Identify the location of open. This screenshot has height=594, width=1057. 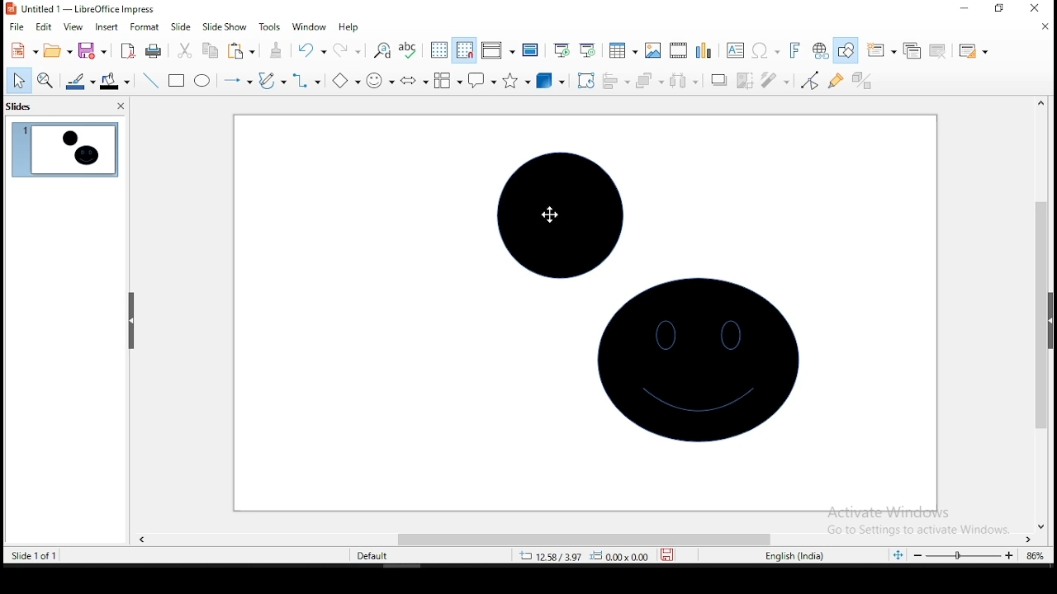
(56, 52).